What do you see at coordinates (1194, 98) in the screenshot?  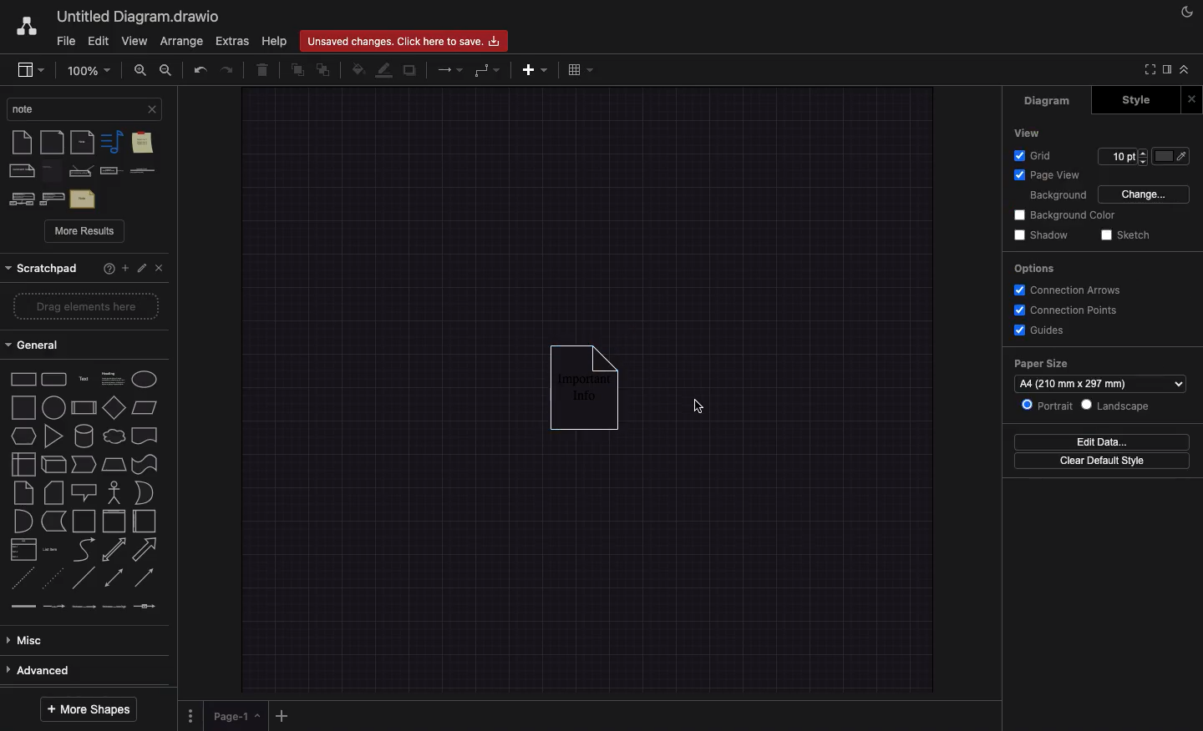 I see `Close ` at bounding box center [1194, 98].